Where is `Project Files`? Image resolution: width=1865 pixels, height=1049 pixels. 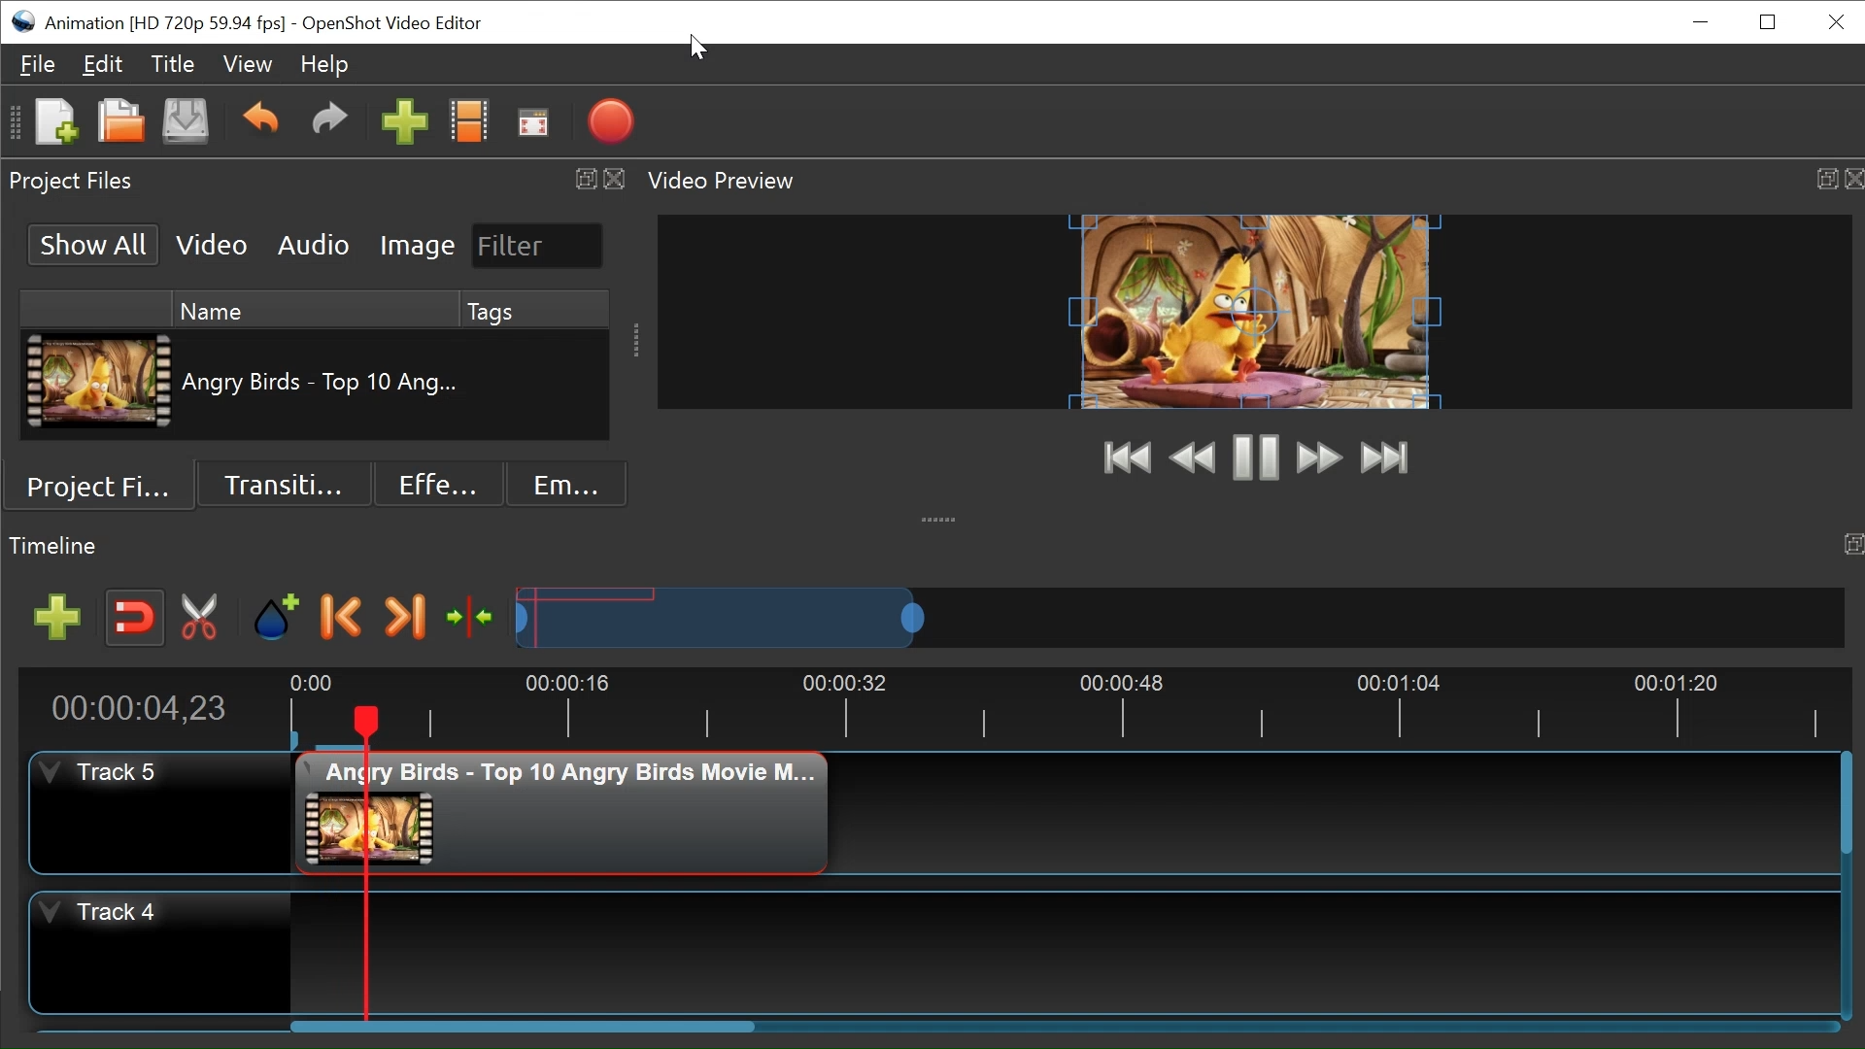 Project Files is located at coordinates (106, 485).